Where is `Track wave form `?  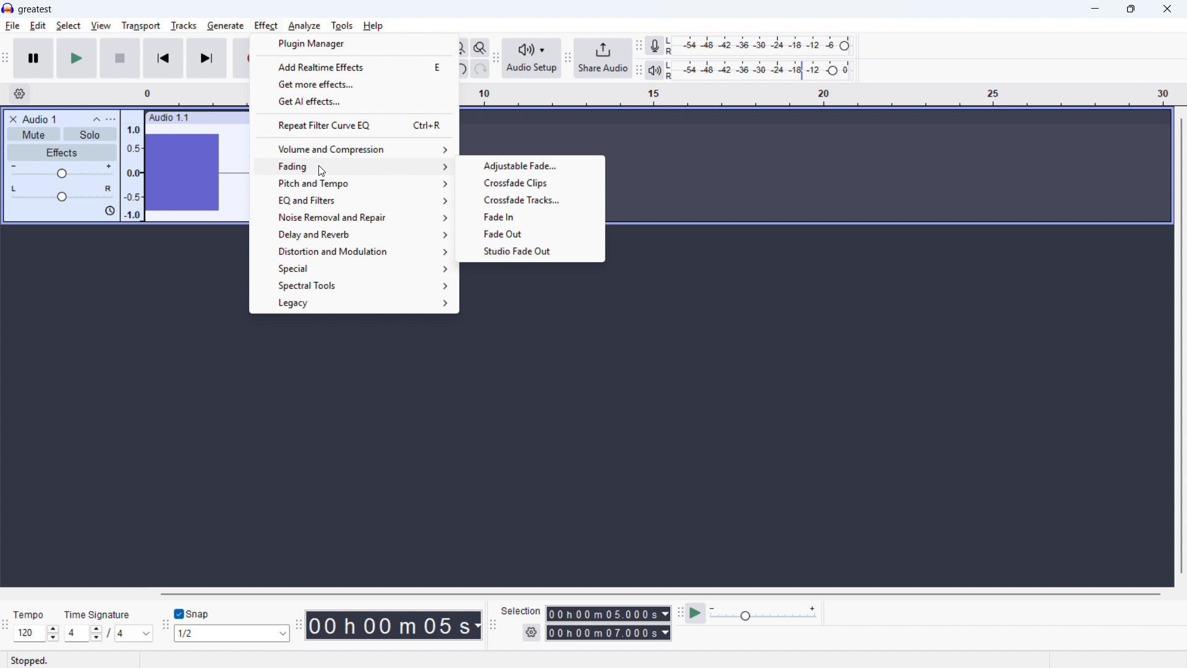
Track wave form  is located at coordinates (196, 173).